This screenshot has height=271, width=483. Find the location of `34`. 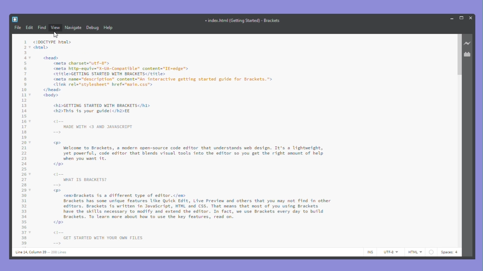

34 is located at coordinates (24, 216).